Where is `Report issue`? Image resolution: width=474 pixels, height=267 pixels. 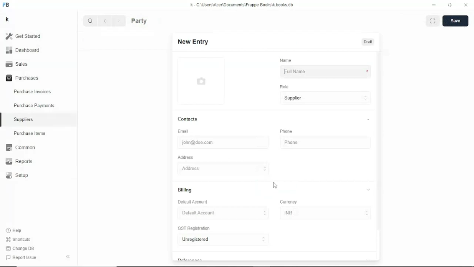 Report issue is located at coordinates (21, 258).